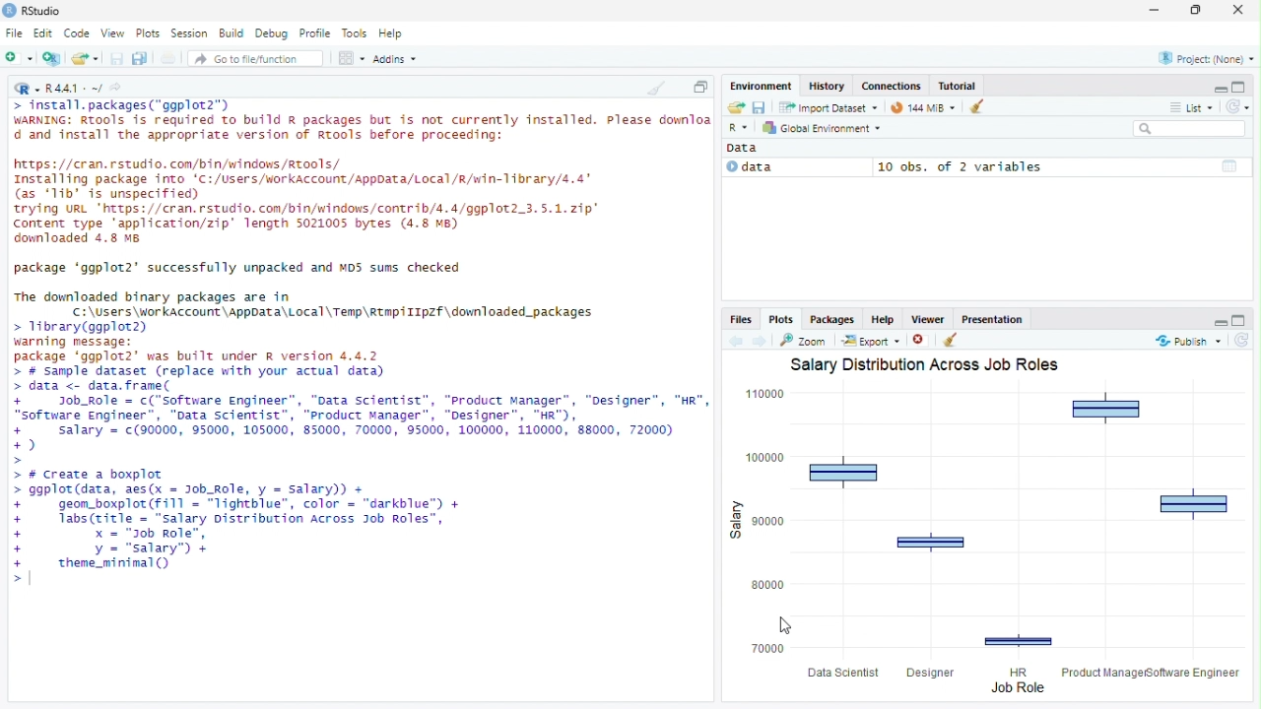  I want to click on Code, so click(77, 33).